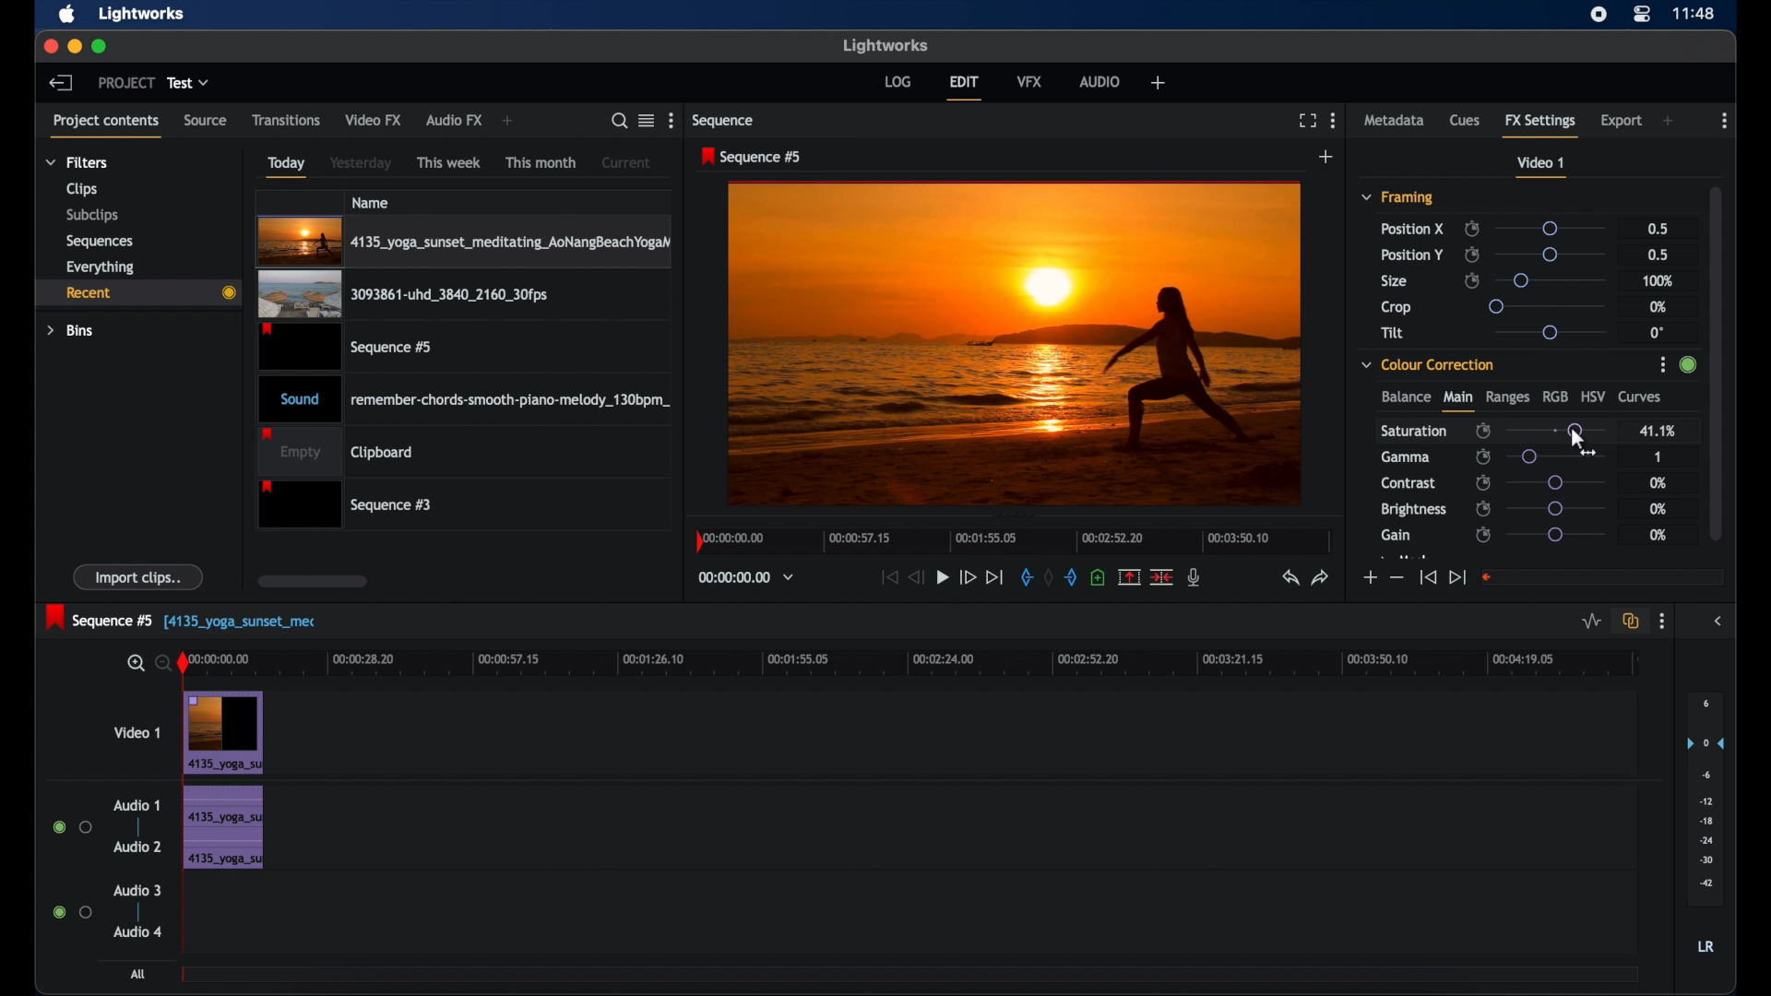  I want to click on search, so click(620, 121).